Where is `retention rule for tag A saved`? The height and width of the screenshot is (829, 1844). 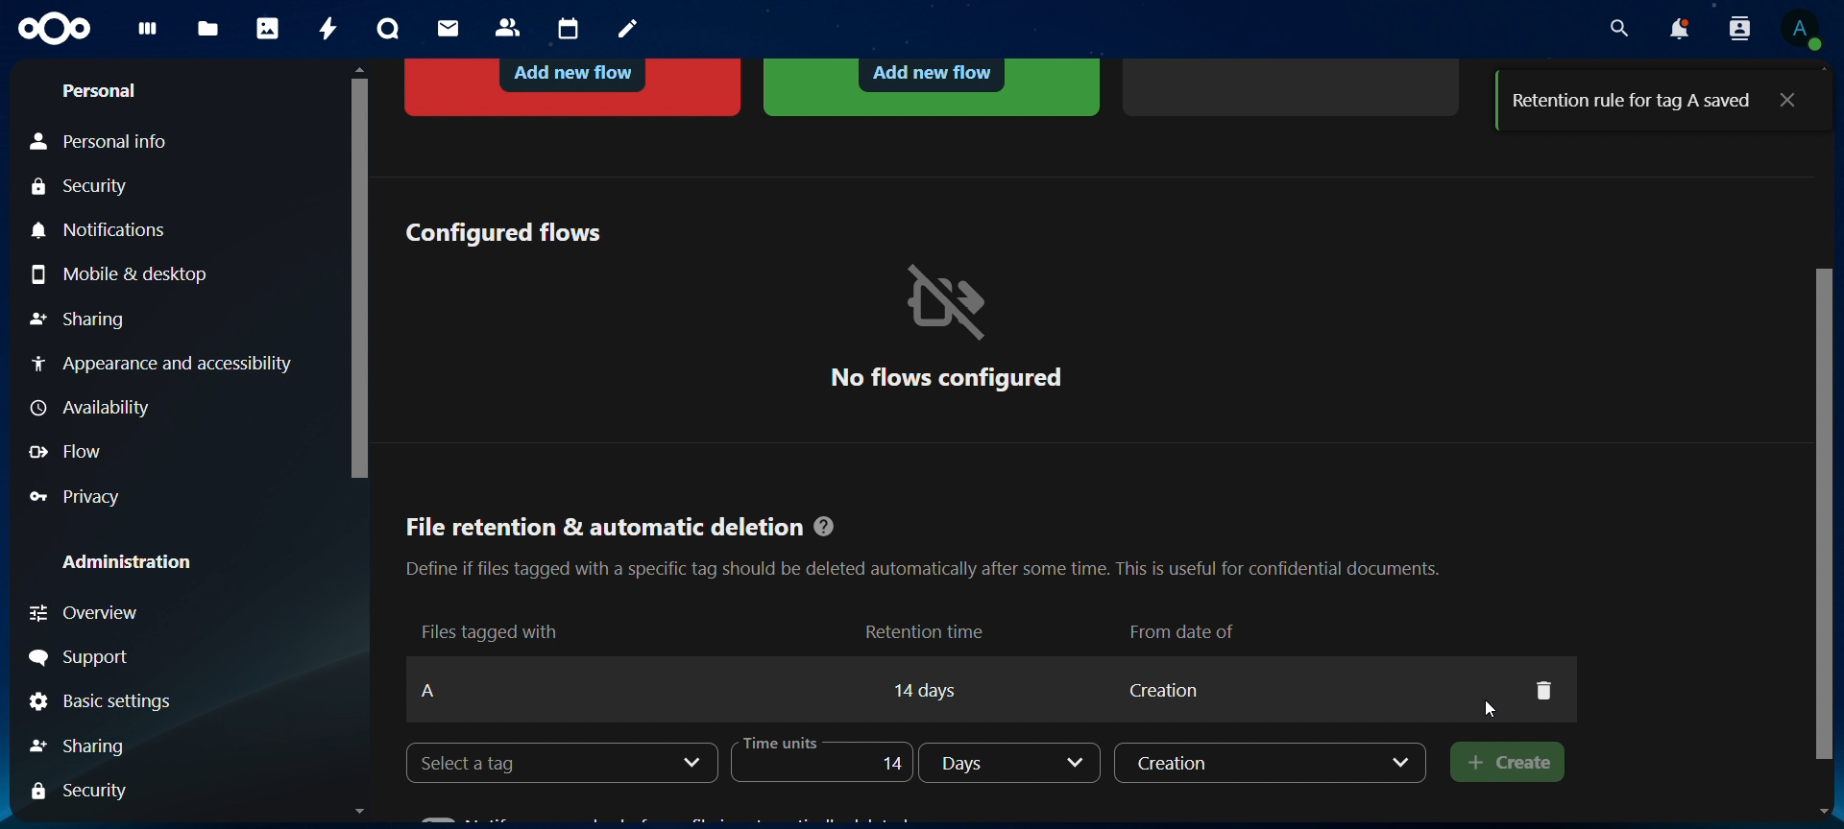
retention rule for tag A saved is located at coordinates (1632, 102).